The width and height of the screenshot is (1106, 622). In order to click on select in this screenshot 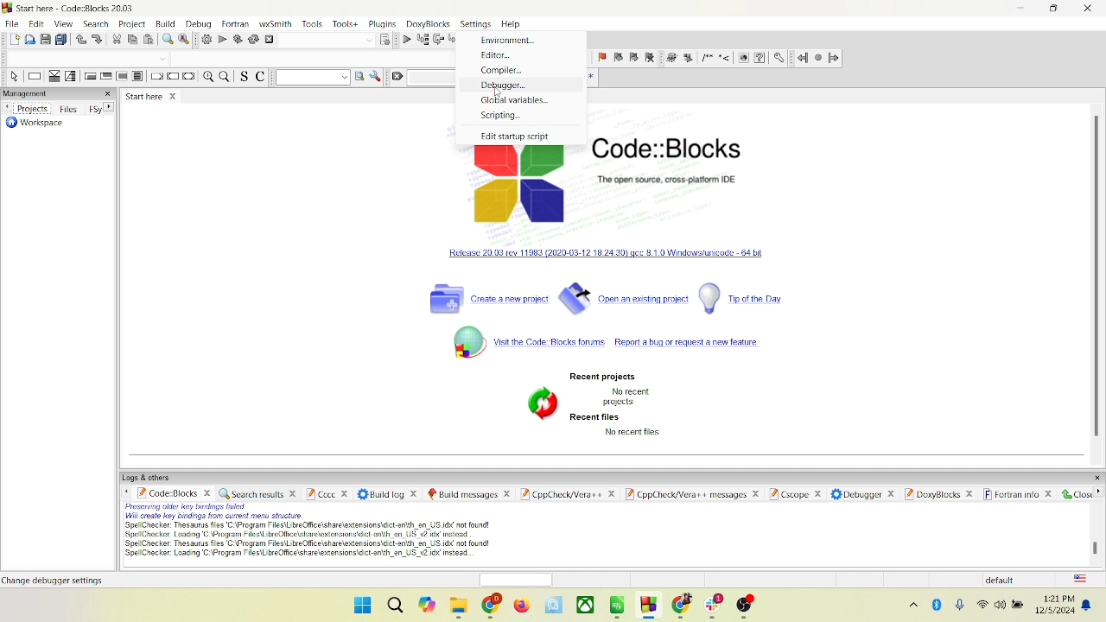, I will do `click(13, 76)`.